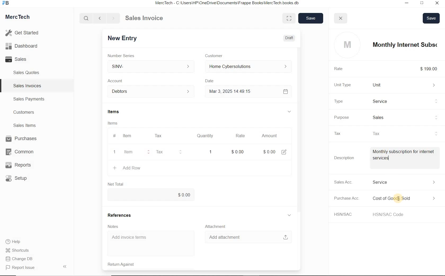 Image resolution: width=445 pixels, height=276 pixels. What do you see at coordinates (240, 136) in the screenshot?
I see `Rate` at bounding box center [240, 136].